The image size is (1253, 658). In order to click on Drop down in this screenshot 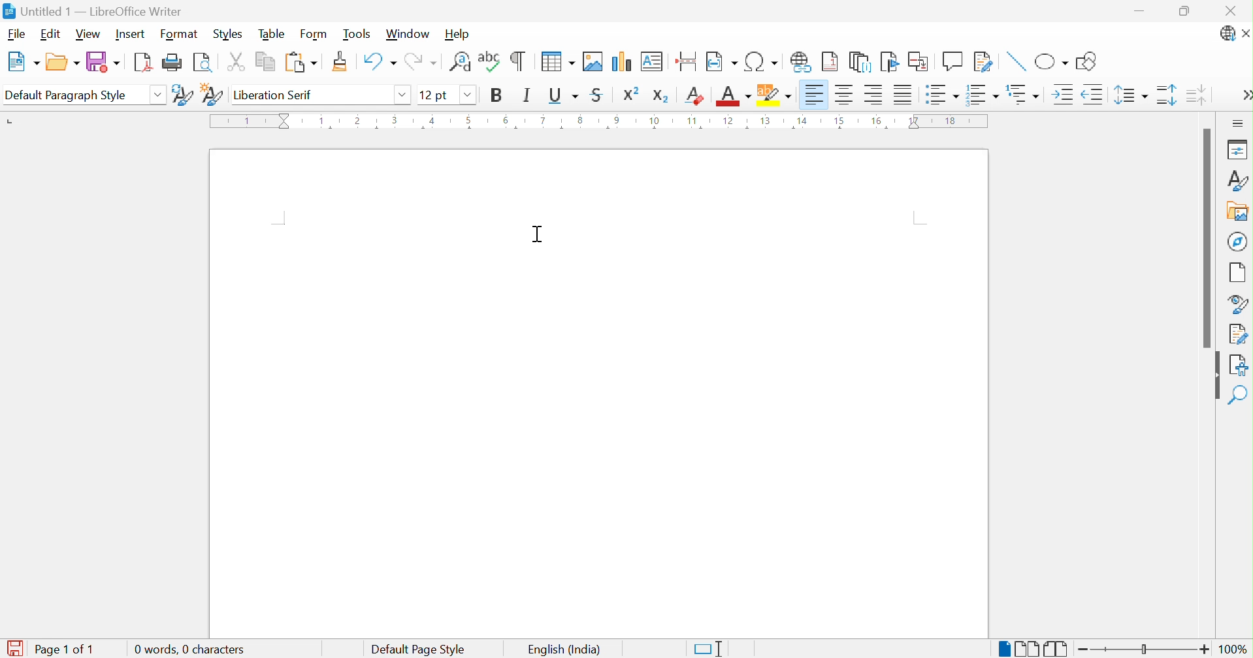, I will do `click(158, 97)`.